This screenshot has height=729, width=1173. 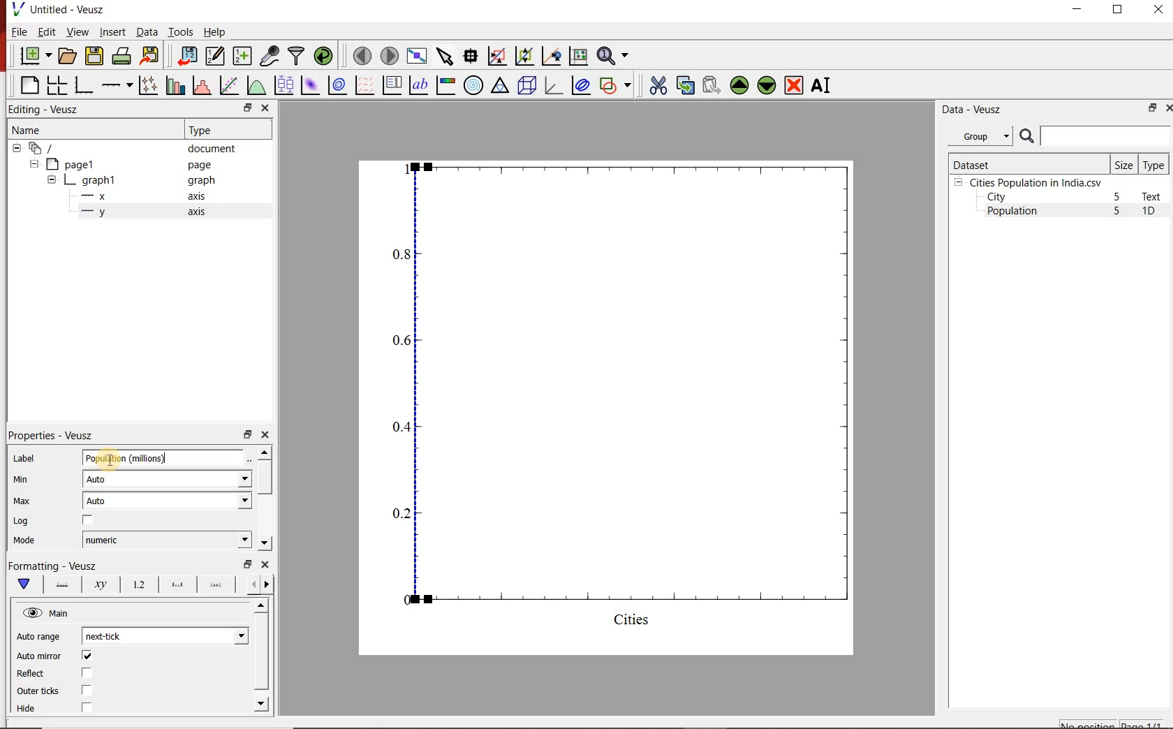 What do you see at coordinates (996, 197) in the screenshot?
I see `City` at bounding box center [996, 197].